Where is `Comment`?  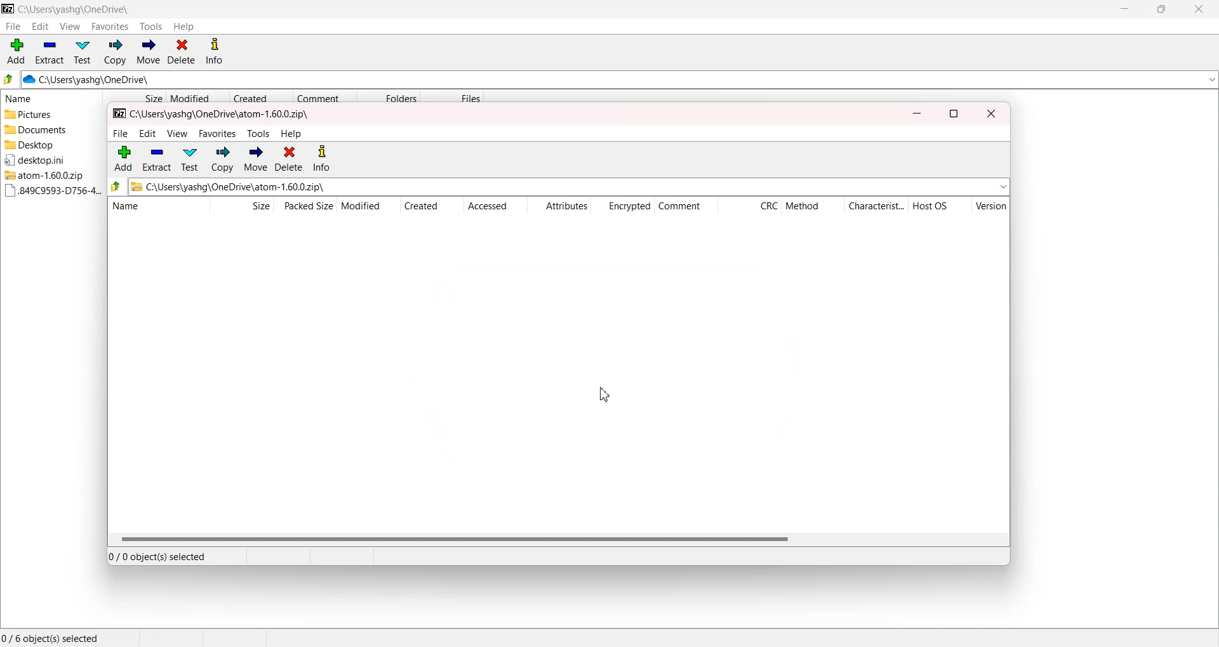
Comment is located at coordinates (324, 97).